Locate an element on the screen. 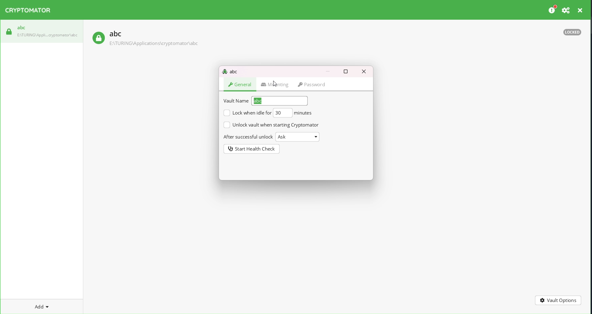 Image resolution: width=592 pixels, height=314 pixels. abc is located at coordinates (21, 27).